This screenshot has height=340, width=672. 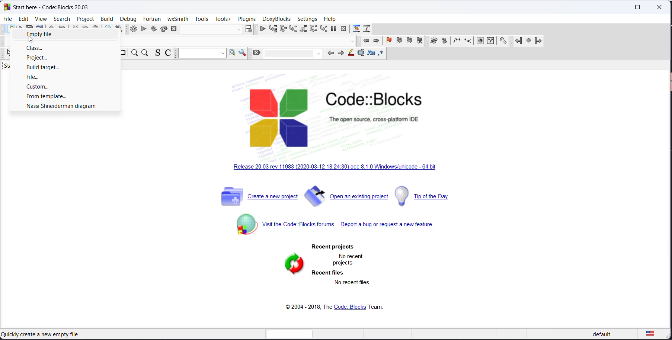 What do you see at coordinates (282, 224) in the screenshot?
I see `Visit the Code:Blocks forums` at bounding box center [282, 224].